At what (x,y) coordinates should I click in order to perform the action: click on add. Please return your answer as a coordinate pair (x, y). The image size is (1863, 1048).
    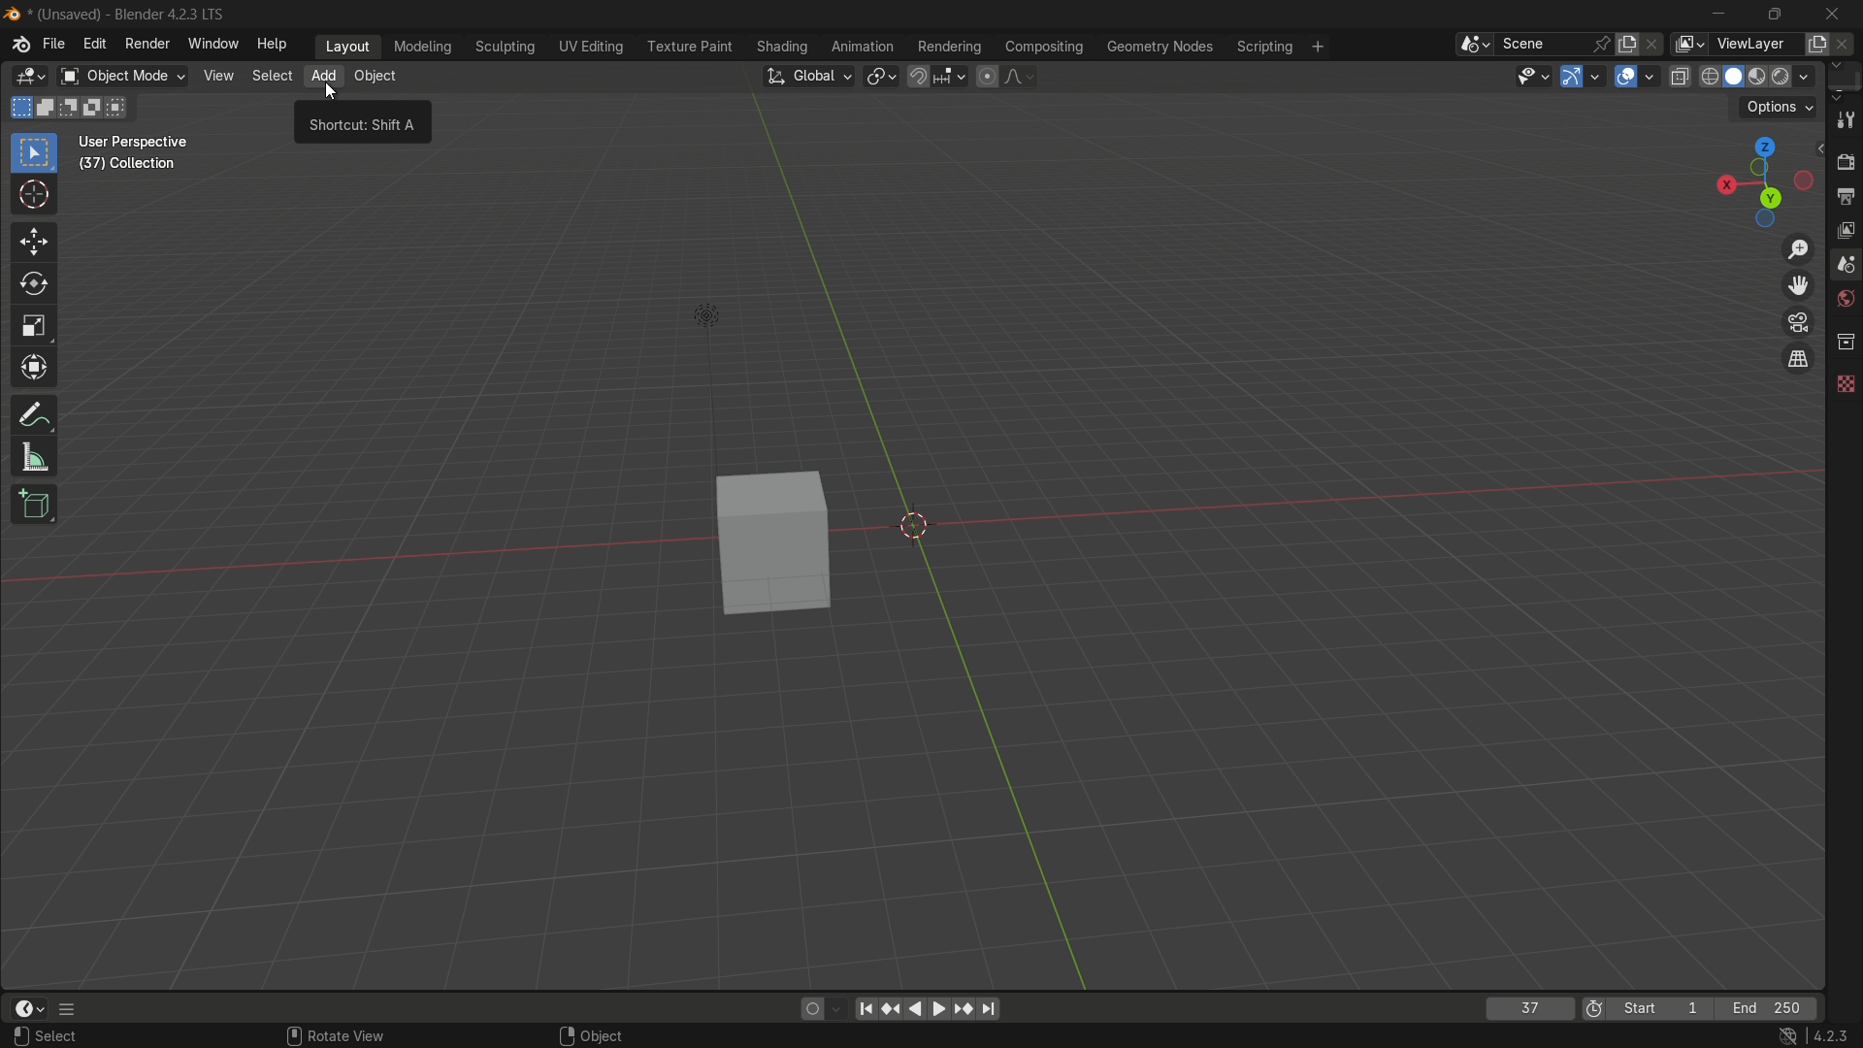
    Looking at the image, I should click on (322, 77).